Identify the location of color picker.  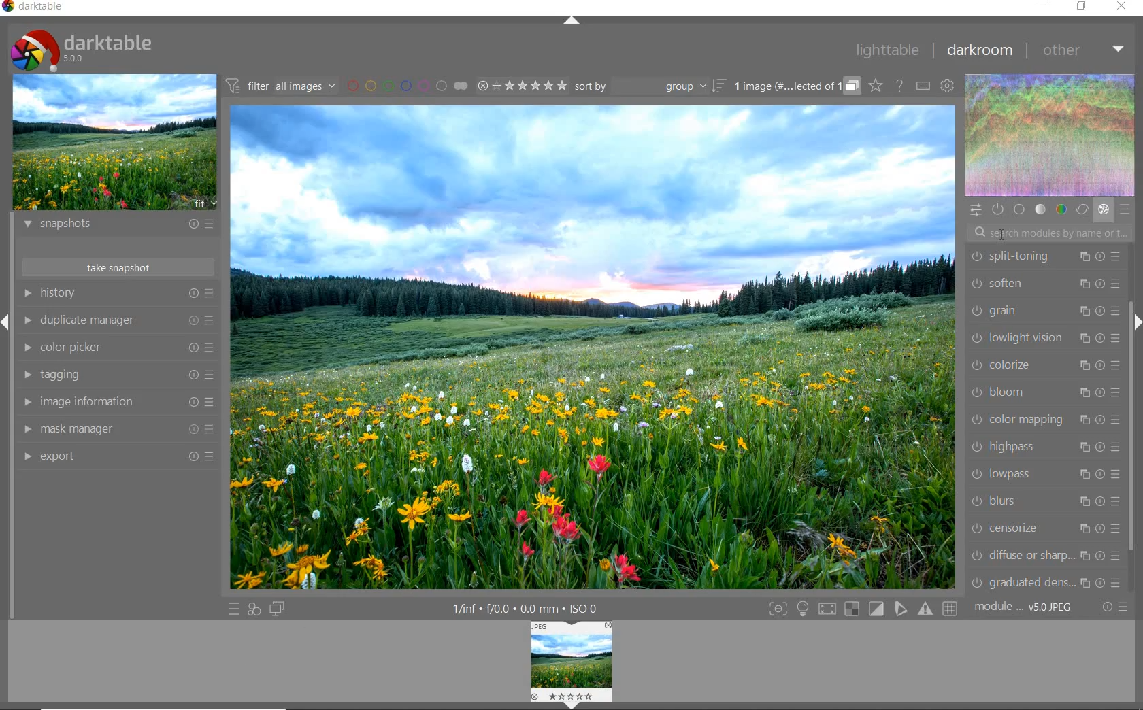
(118, 347).